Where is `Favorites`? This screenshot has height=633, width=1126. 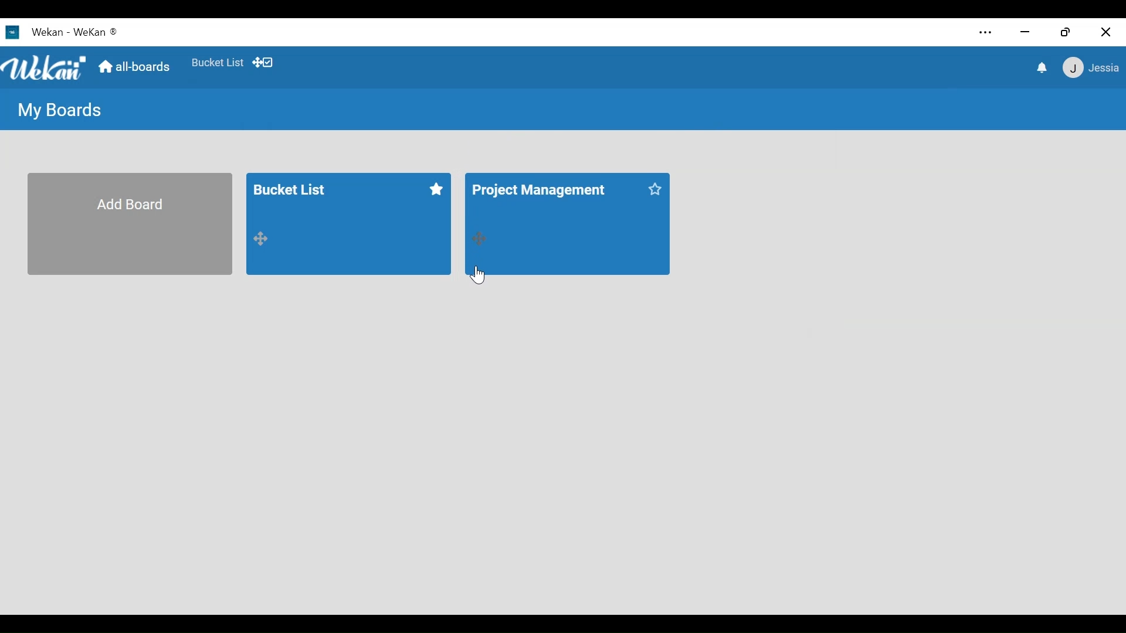 Favorites is located at coordinates (217, 60).